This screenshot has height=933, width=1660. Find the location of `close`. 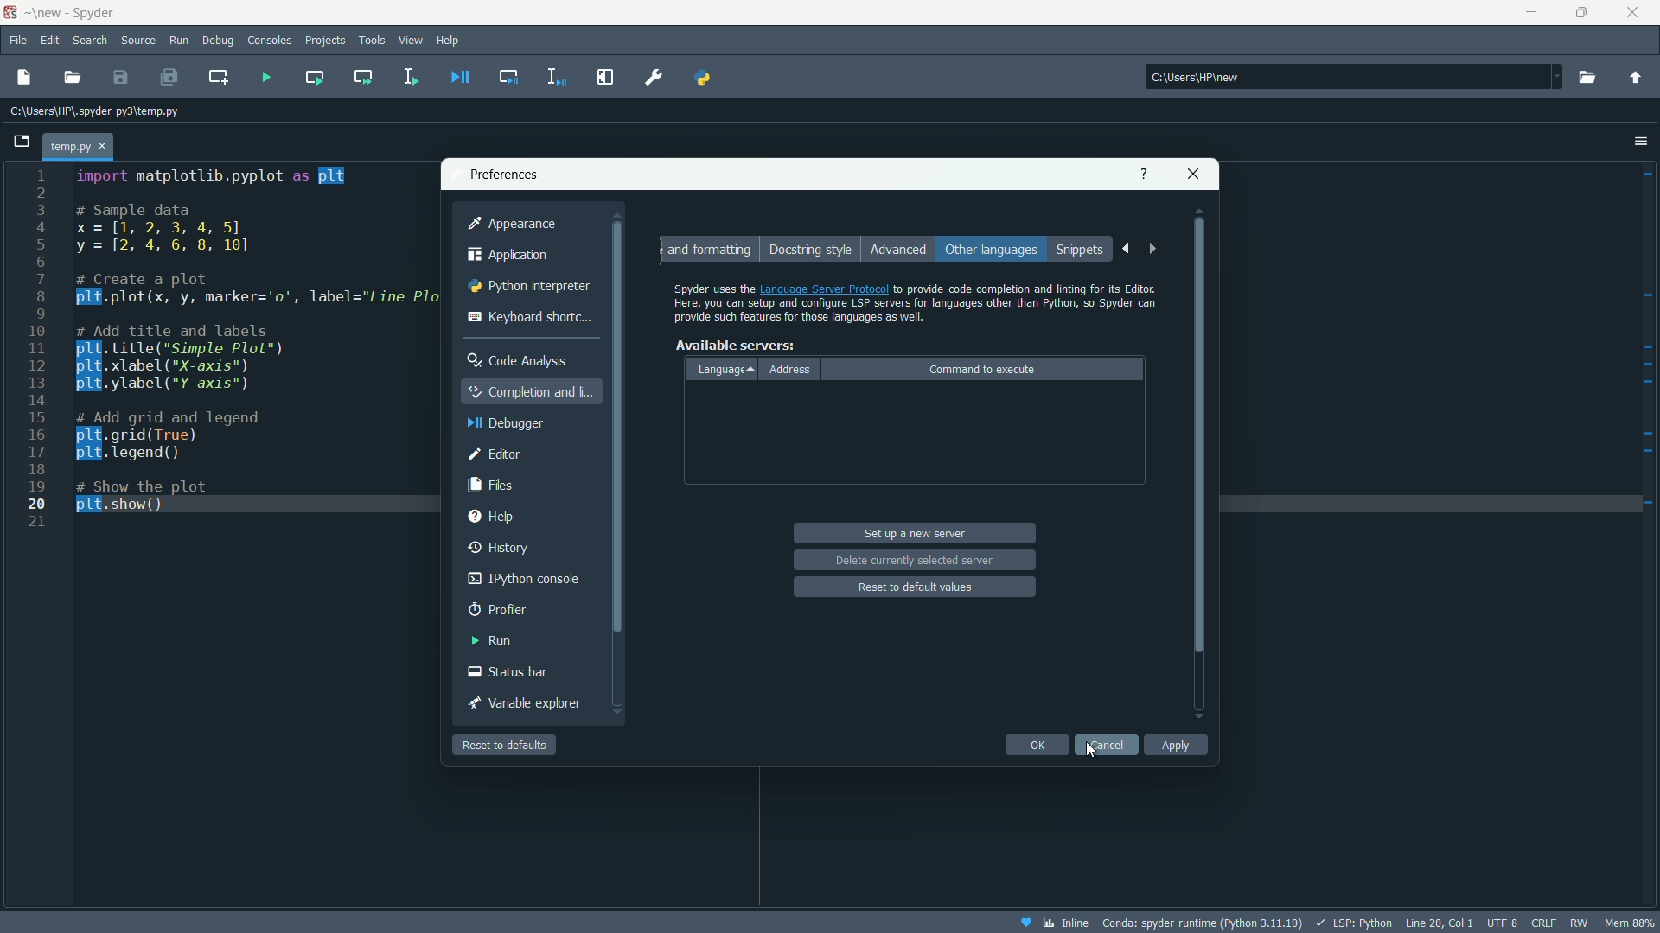

close is located at coordinates (1195, 172).